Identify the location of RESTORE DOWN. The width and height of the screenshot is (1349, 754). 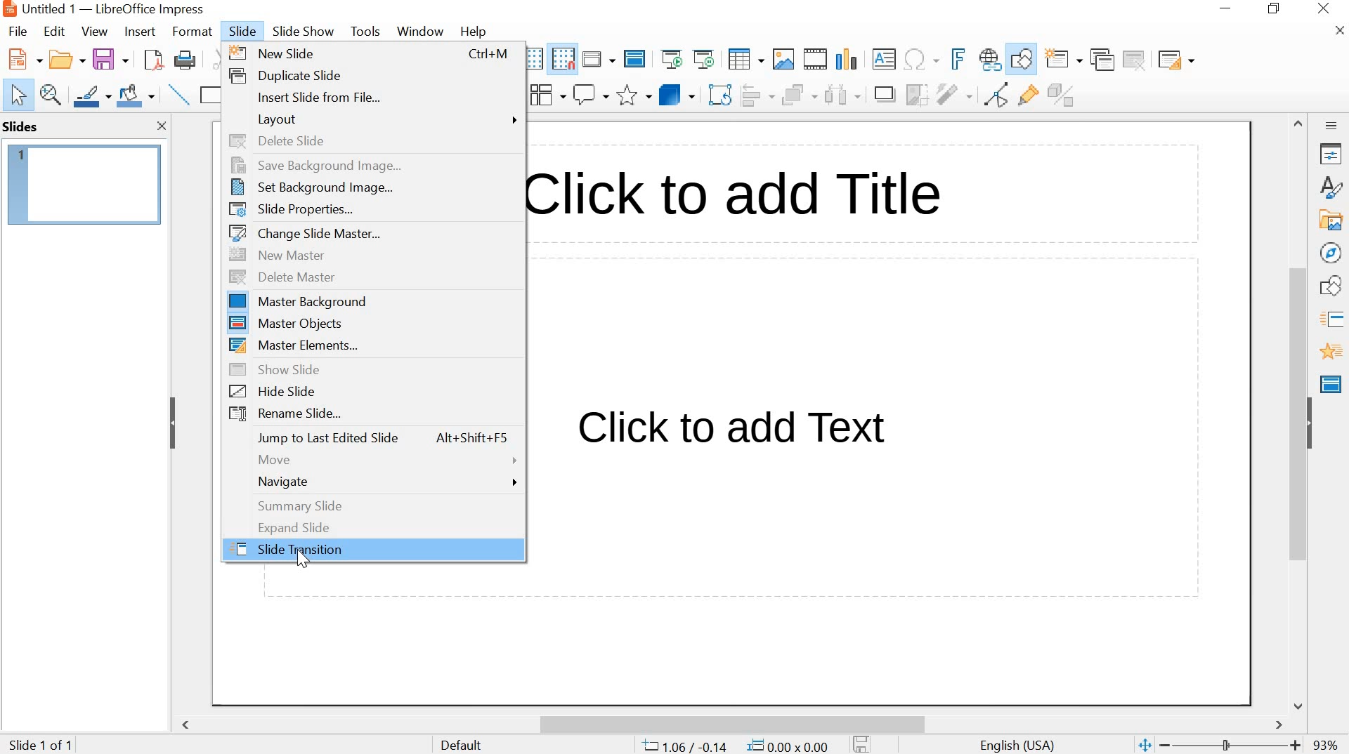
(1275, 8).